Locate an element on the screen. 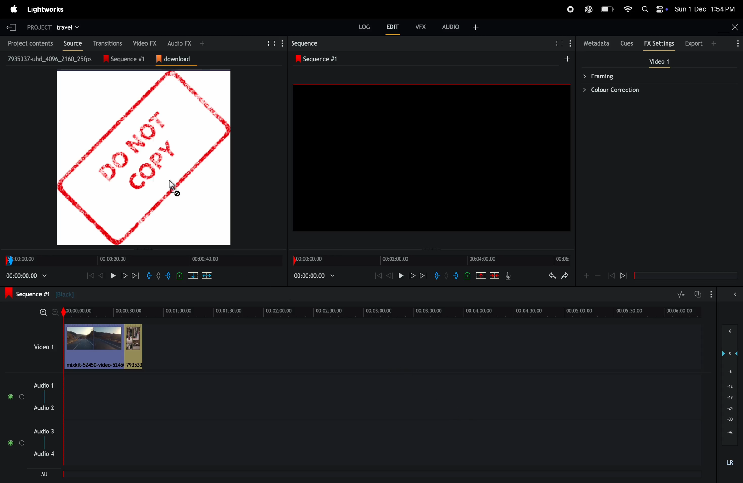 Image resolution: width=743 pixels, height=483 pixels. Add is located at coordinates (446, 275).